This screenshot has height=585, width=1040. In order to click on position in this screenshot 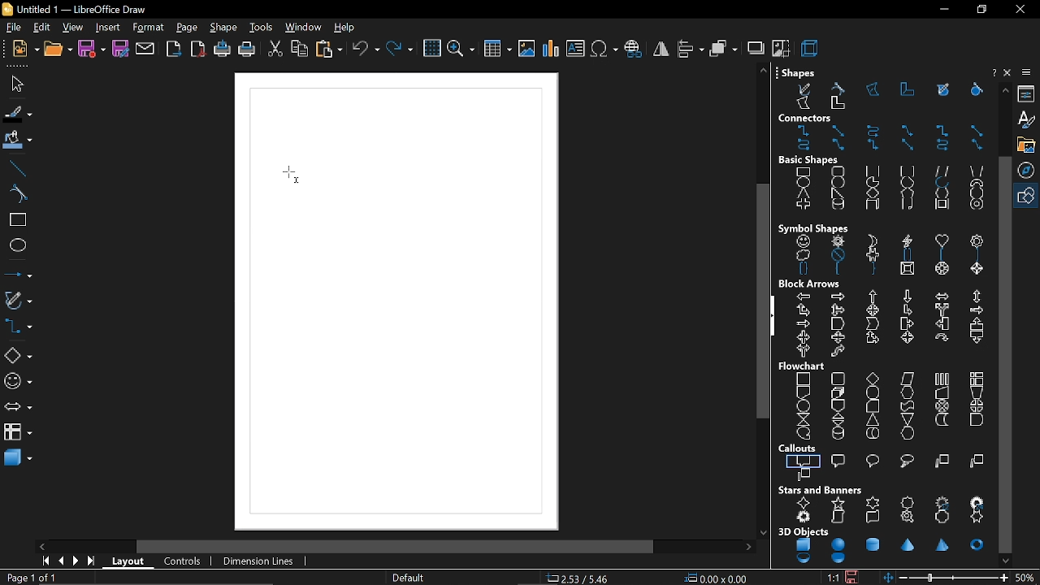, I will do `click(716, 578)`.